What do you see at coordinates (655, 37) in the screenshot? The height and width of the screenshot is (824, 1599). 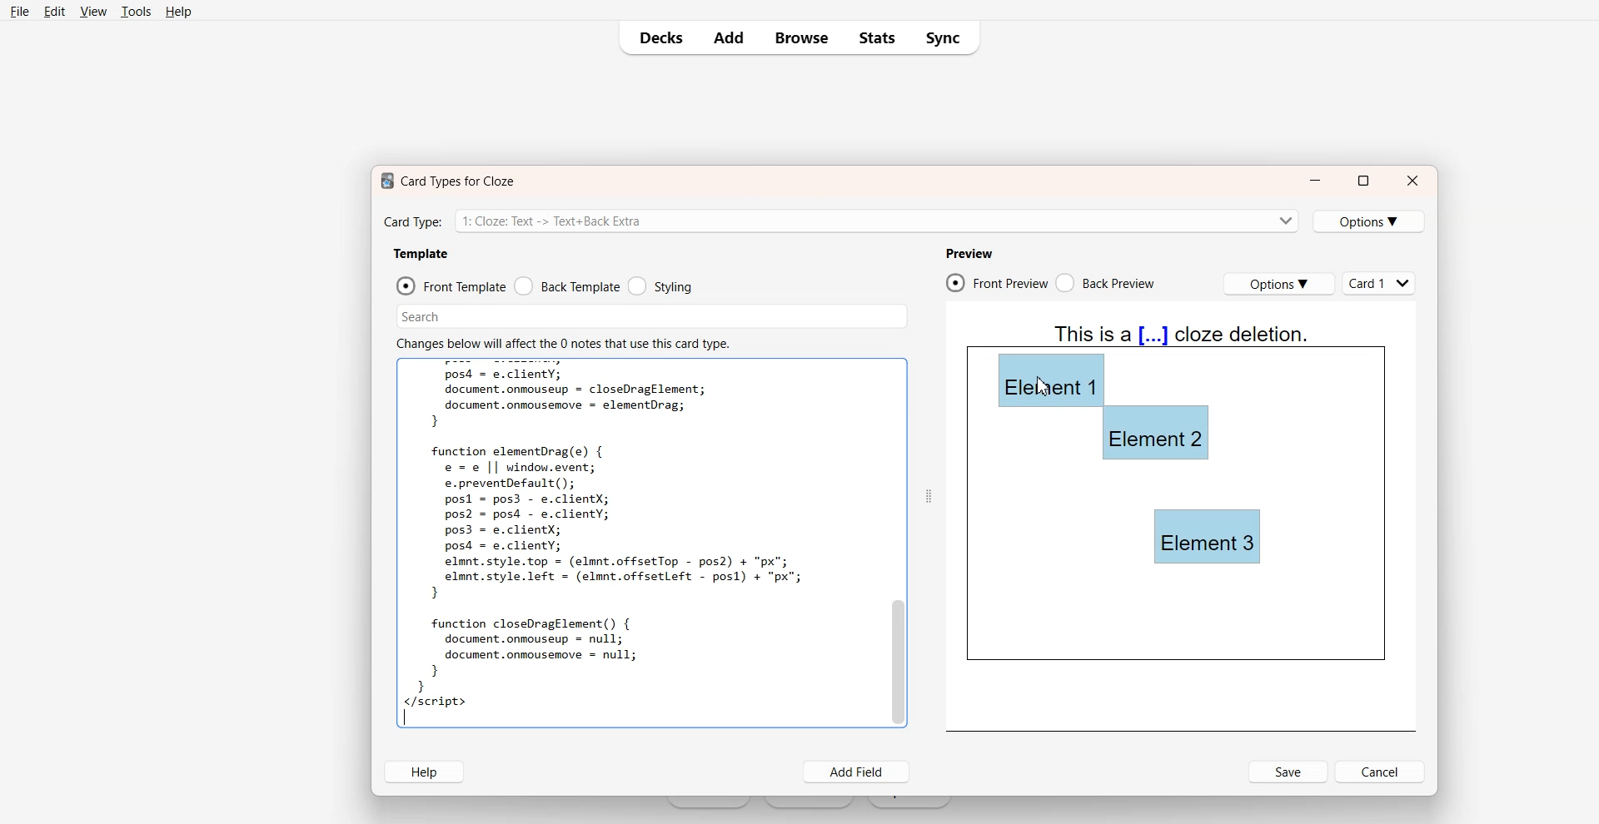 I see `Decks` at bounding box center [655, 37].